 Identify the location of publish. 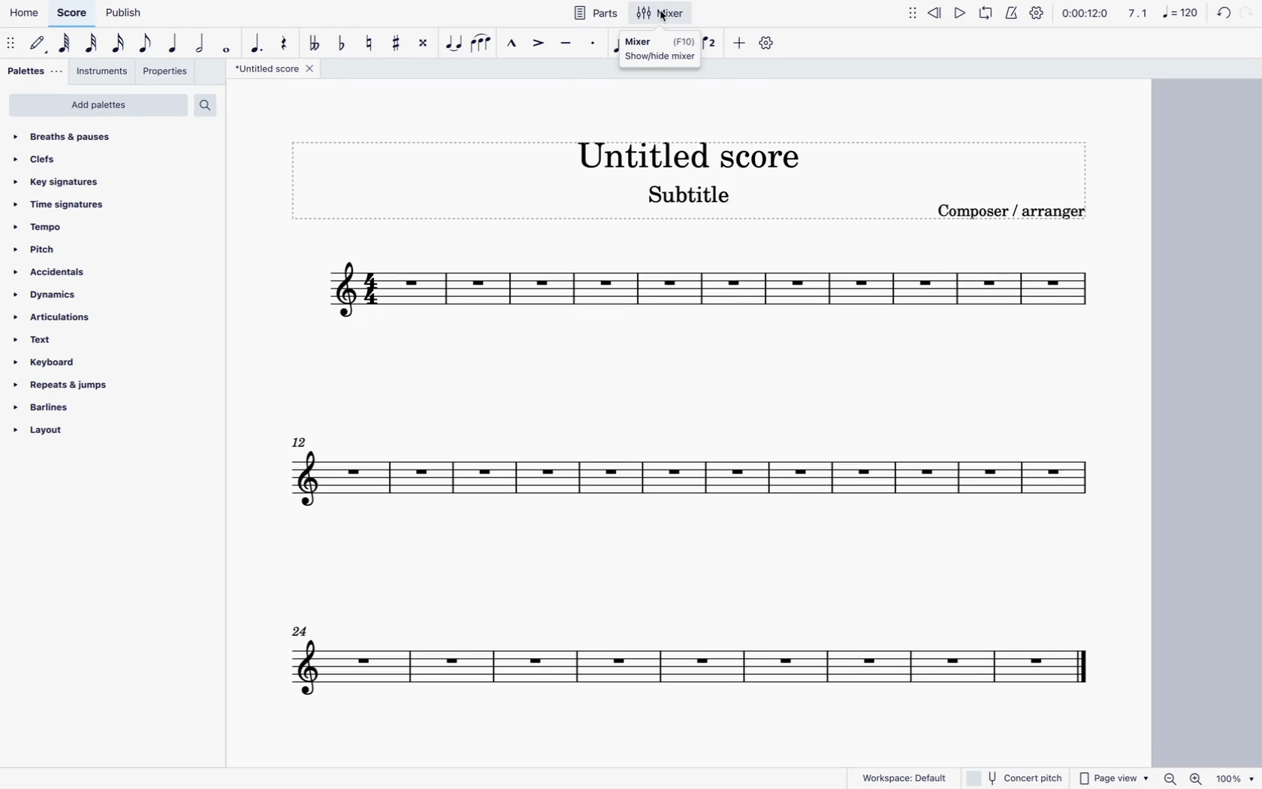
(122, 14).